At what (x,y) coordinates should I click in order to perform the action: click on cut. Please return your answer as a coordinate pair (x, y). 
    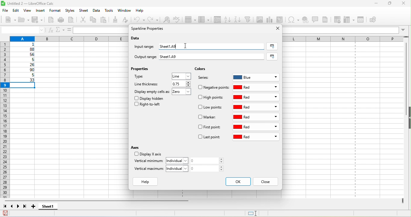
    Looking at the image, I should click on (83, 20).